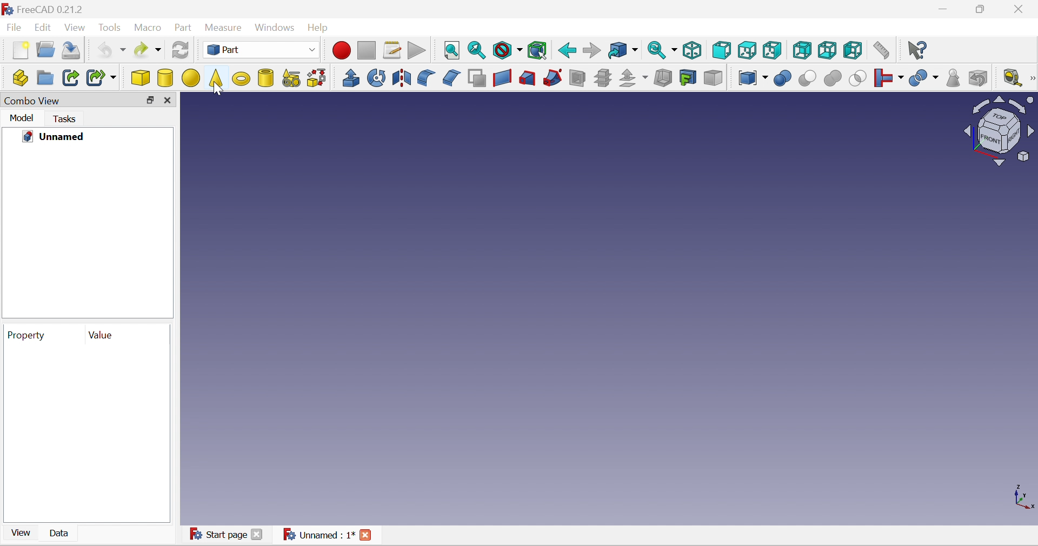 The height and width of the screenshot is (546, 1038). I want to click on Redo, so click(147, 52).